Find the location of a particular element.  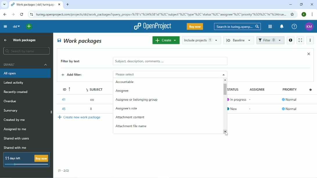

Search is located at coordinates (237, 26).